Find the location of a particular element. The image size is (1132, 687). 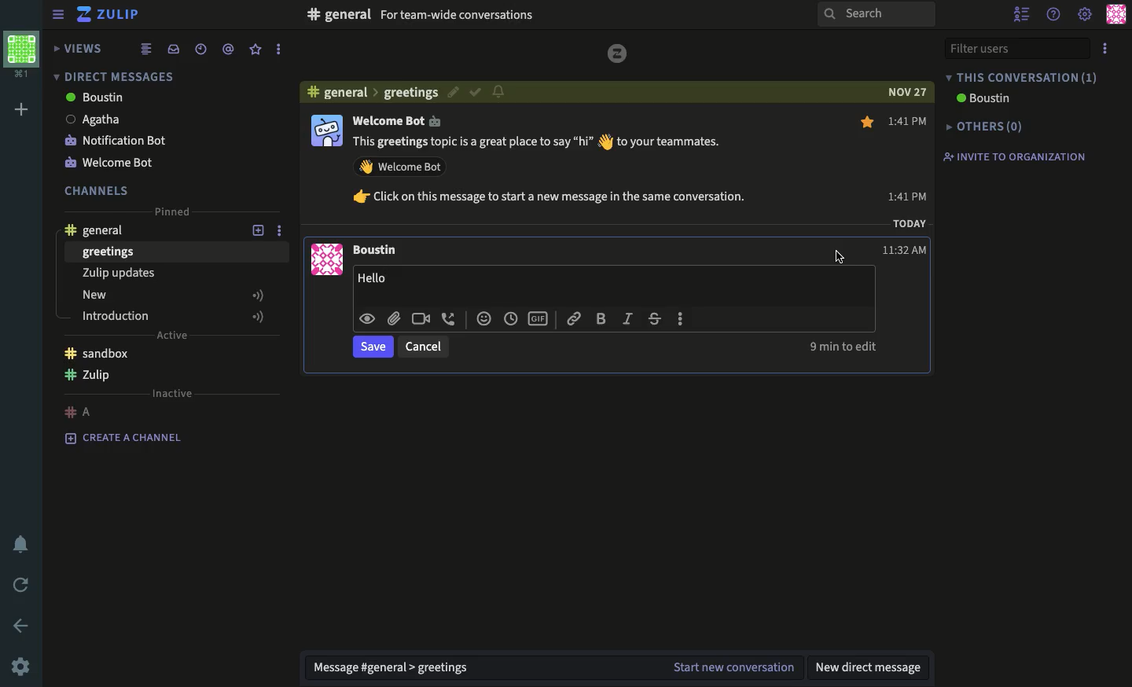

search is located at coordinates (875, 13).